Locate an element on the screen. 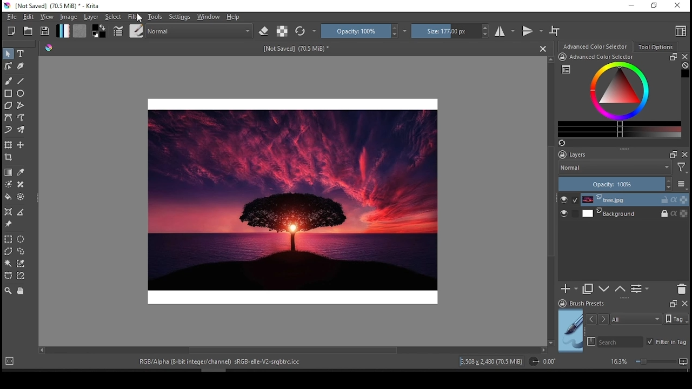 Image resolution: width=692 pixels, height=389 pixels. colorize mask tool is located at coordinates (9, 184).